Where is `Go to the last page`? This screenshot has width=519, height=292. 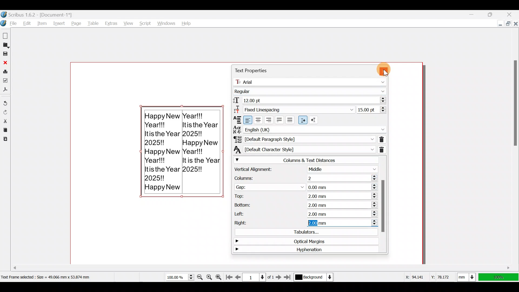 Go to the last page is located at coordinates (288, 277).